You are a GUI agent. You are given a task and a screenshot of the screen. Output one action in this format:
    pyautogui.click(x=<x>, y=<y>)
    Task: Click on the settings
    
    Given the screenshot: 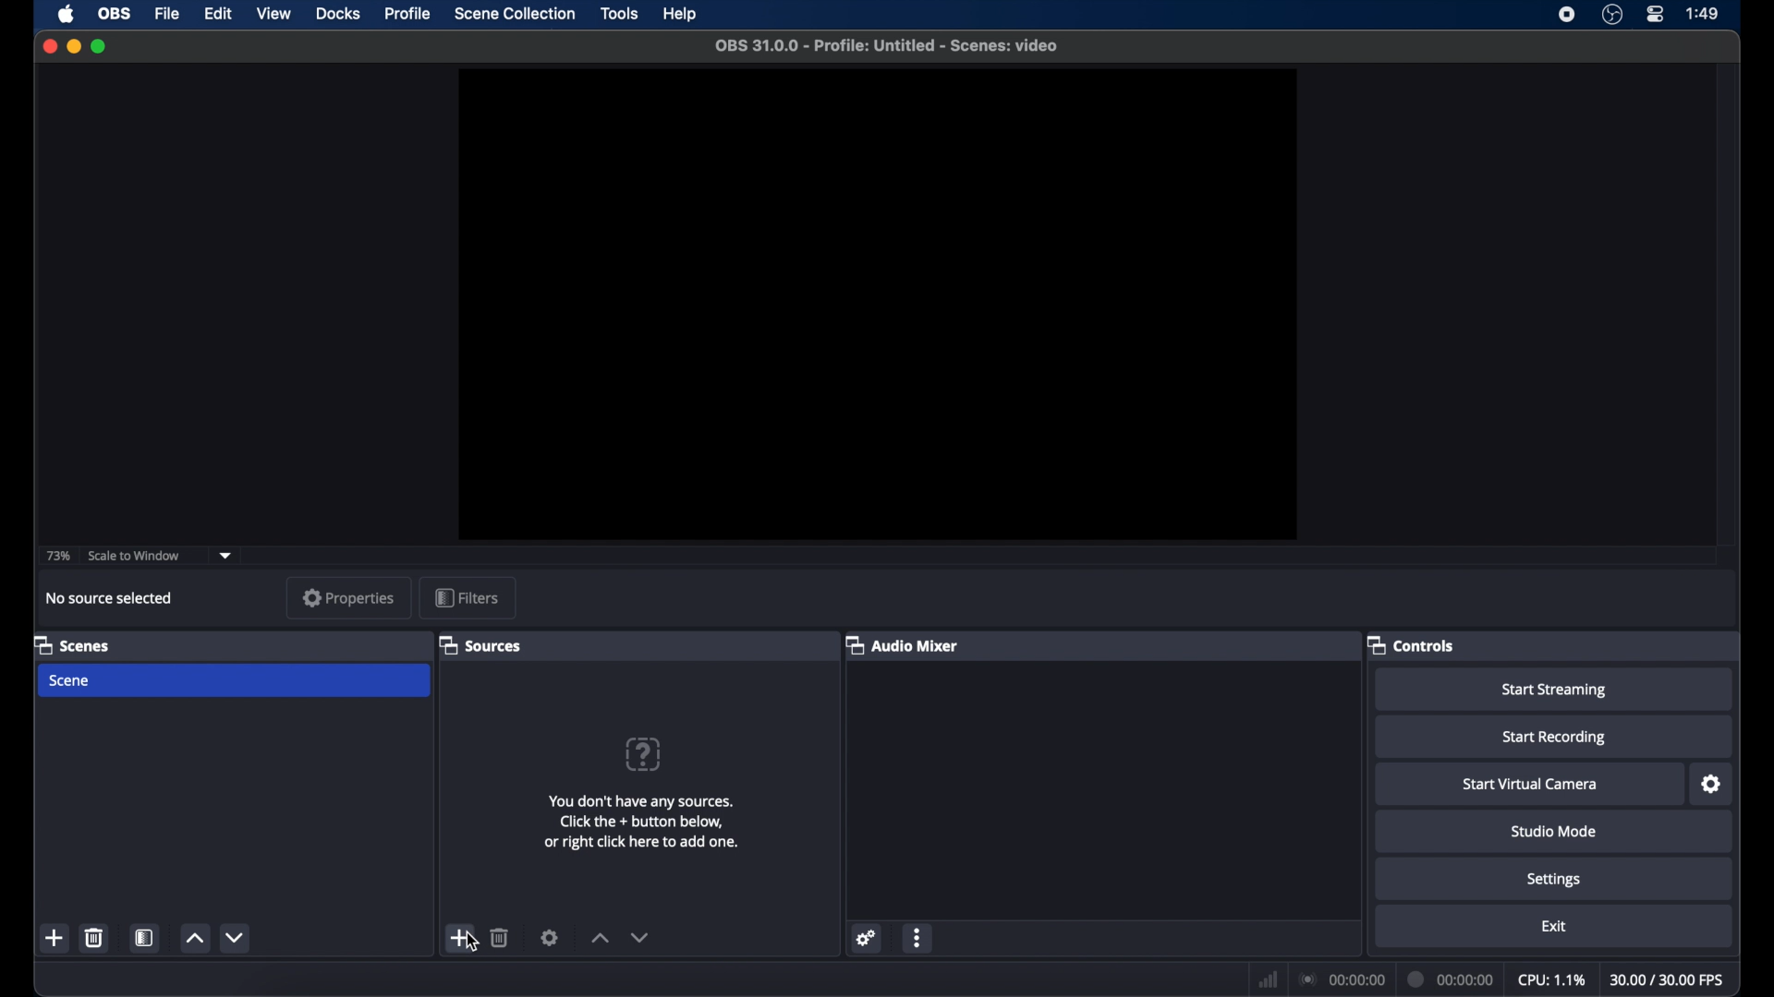 What is the action you would take?
    pyautogui.click(x=1712, y=784)
    